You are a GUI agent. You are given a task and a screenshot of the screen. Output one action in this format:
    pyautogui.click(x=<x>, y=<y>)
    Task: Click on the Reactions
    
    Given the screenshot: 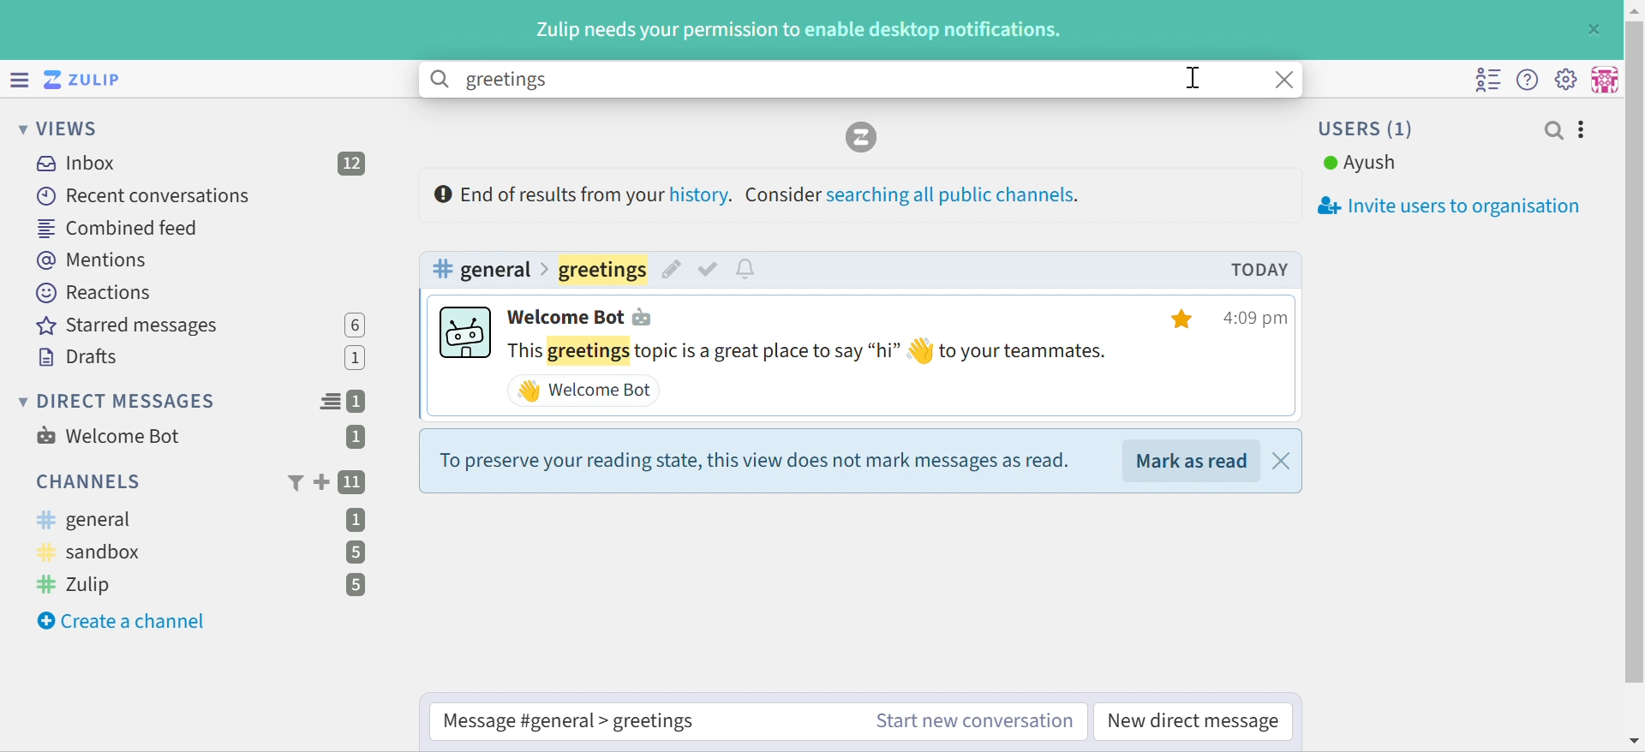 What is the action you would take?
    pyautogui.click(x=99, y=293)
    